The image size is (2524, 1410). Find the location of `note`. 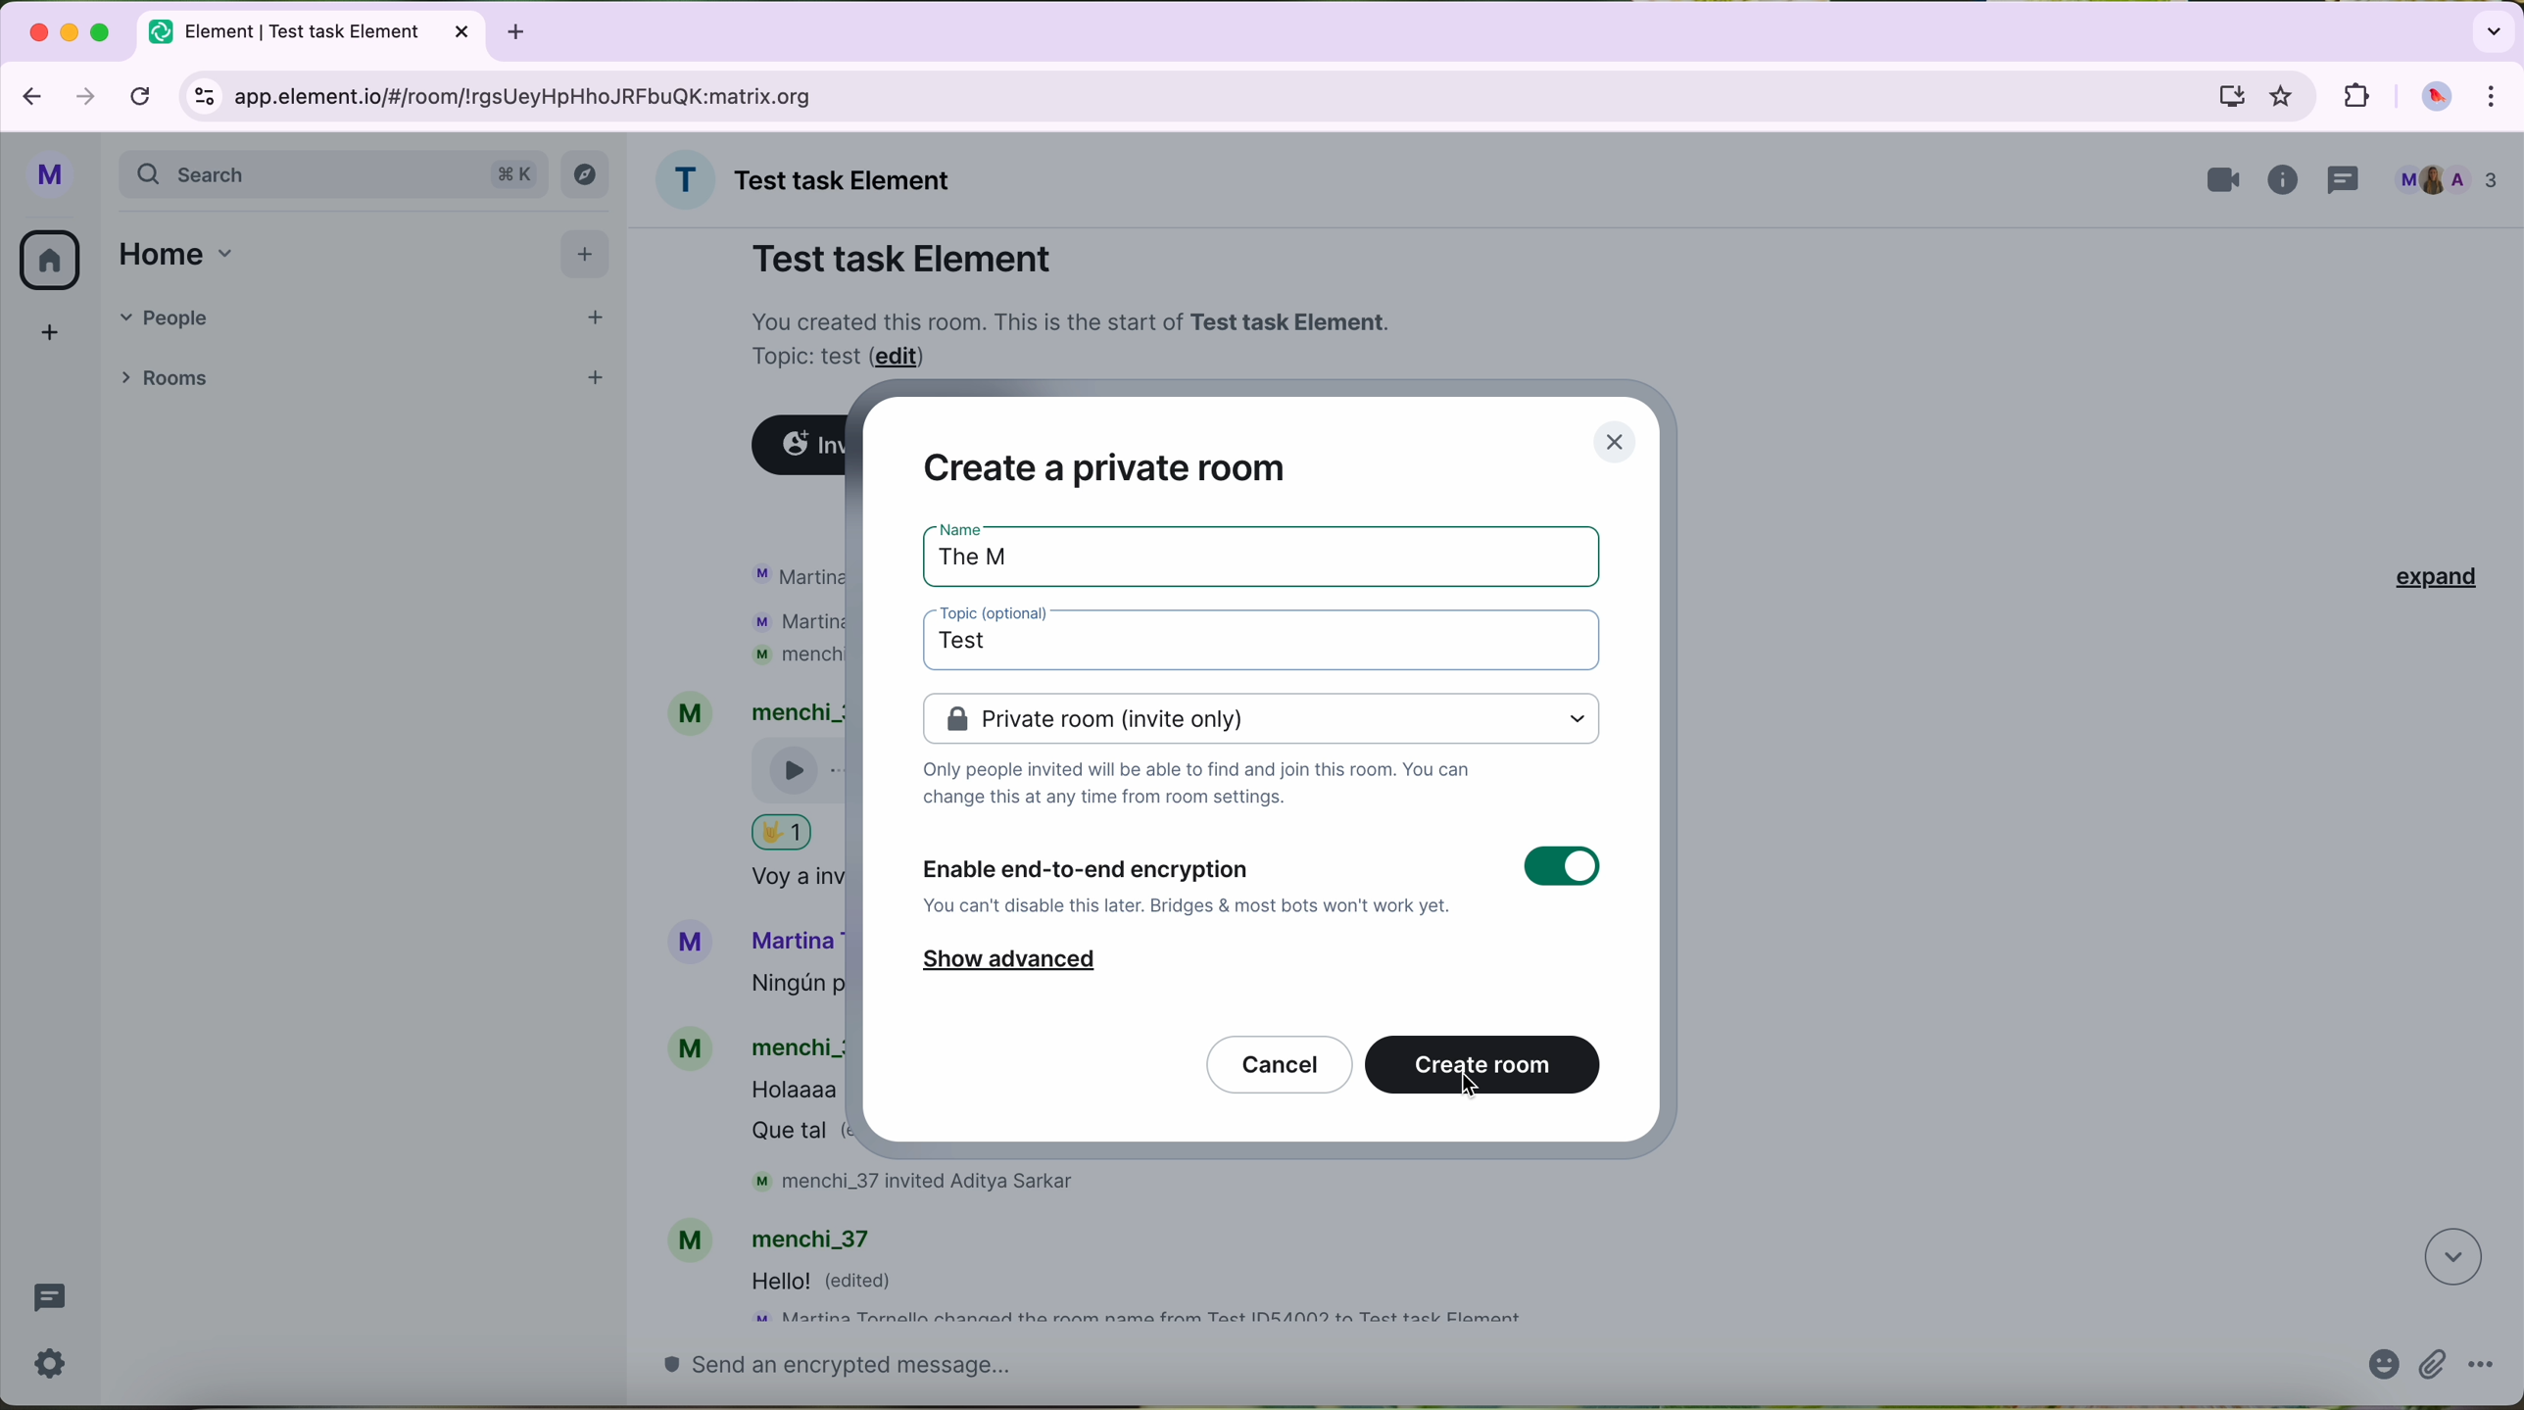

note is located at coordinates (1076, 336).